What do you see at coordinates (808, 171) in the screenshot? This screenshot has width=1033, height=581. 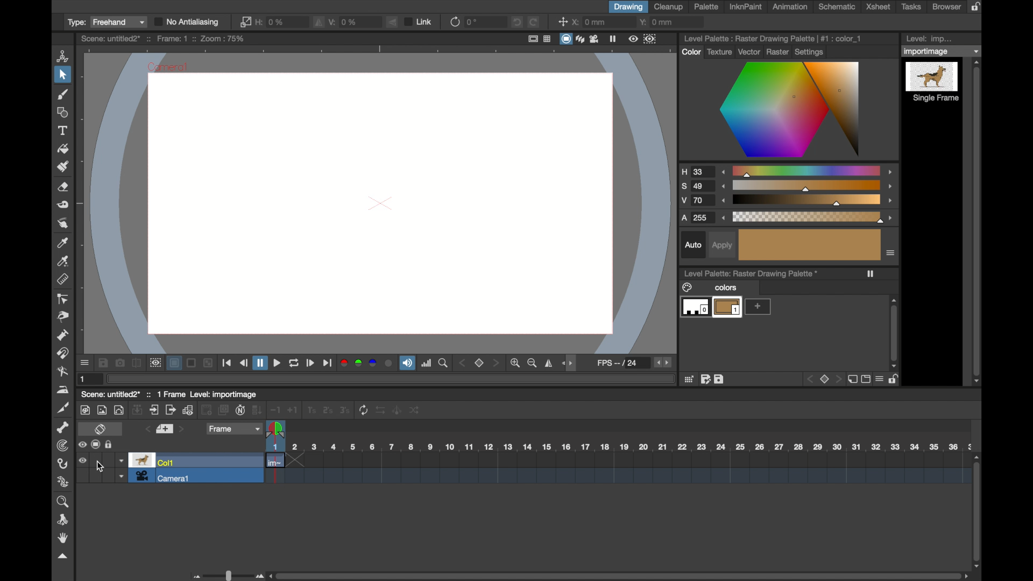 I see `scale` at bounding box center [808, 171].